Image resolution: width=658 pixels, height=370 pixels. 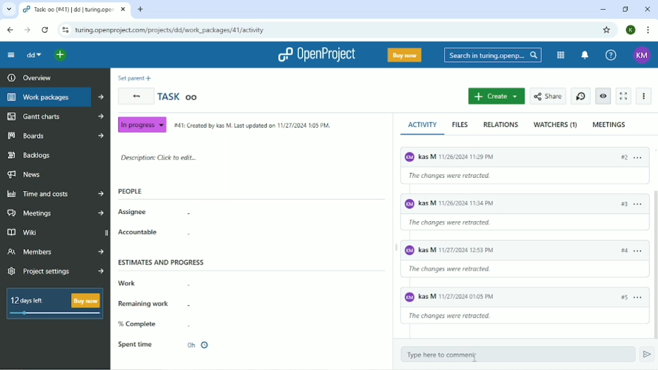 What do you see at coordinates (484, 176) in the screenshot?
I see `The changes were retracted` at bounding box center [484, 176].